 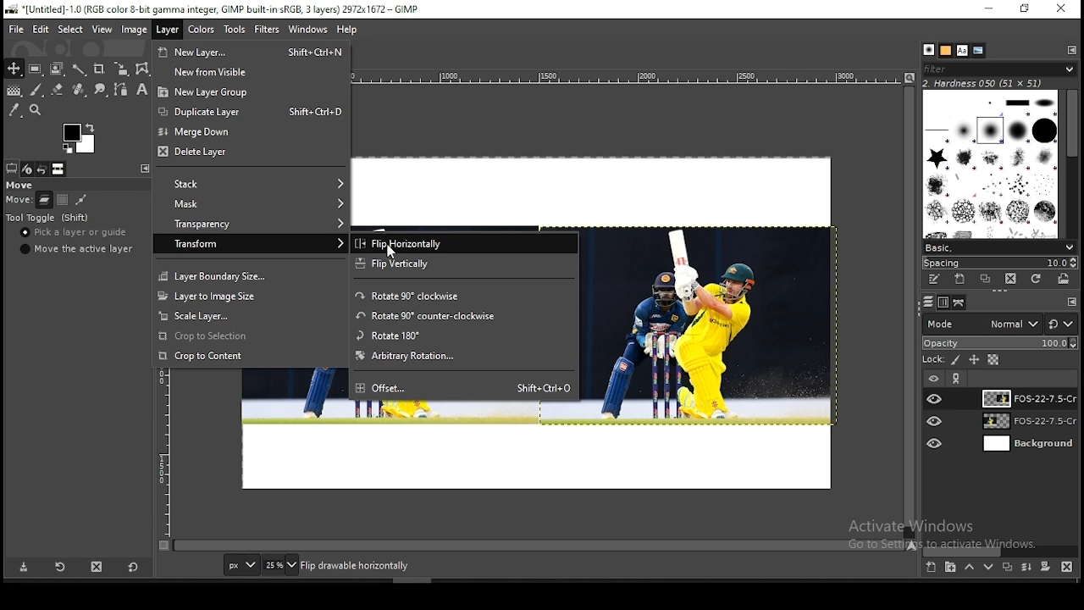 What do you see at coordinates (75, 234) in the screenshot?
I see `pick a layer or guide` at bounding box center [75, 234].